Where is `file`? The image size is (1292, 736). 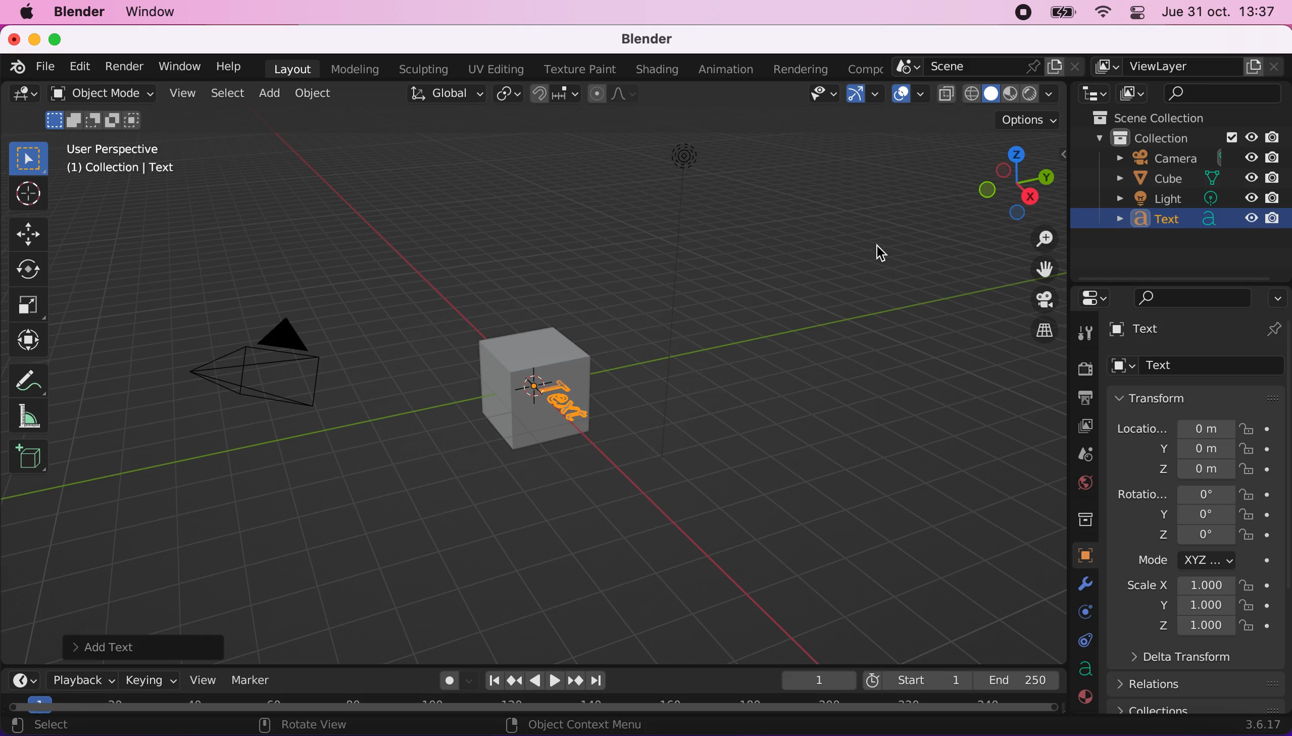 file is located at coordinates (45, 67).